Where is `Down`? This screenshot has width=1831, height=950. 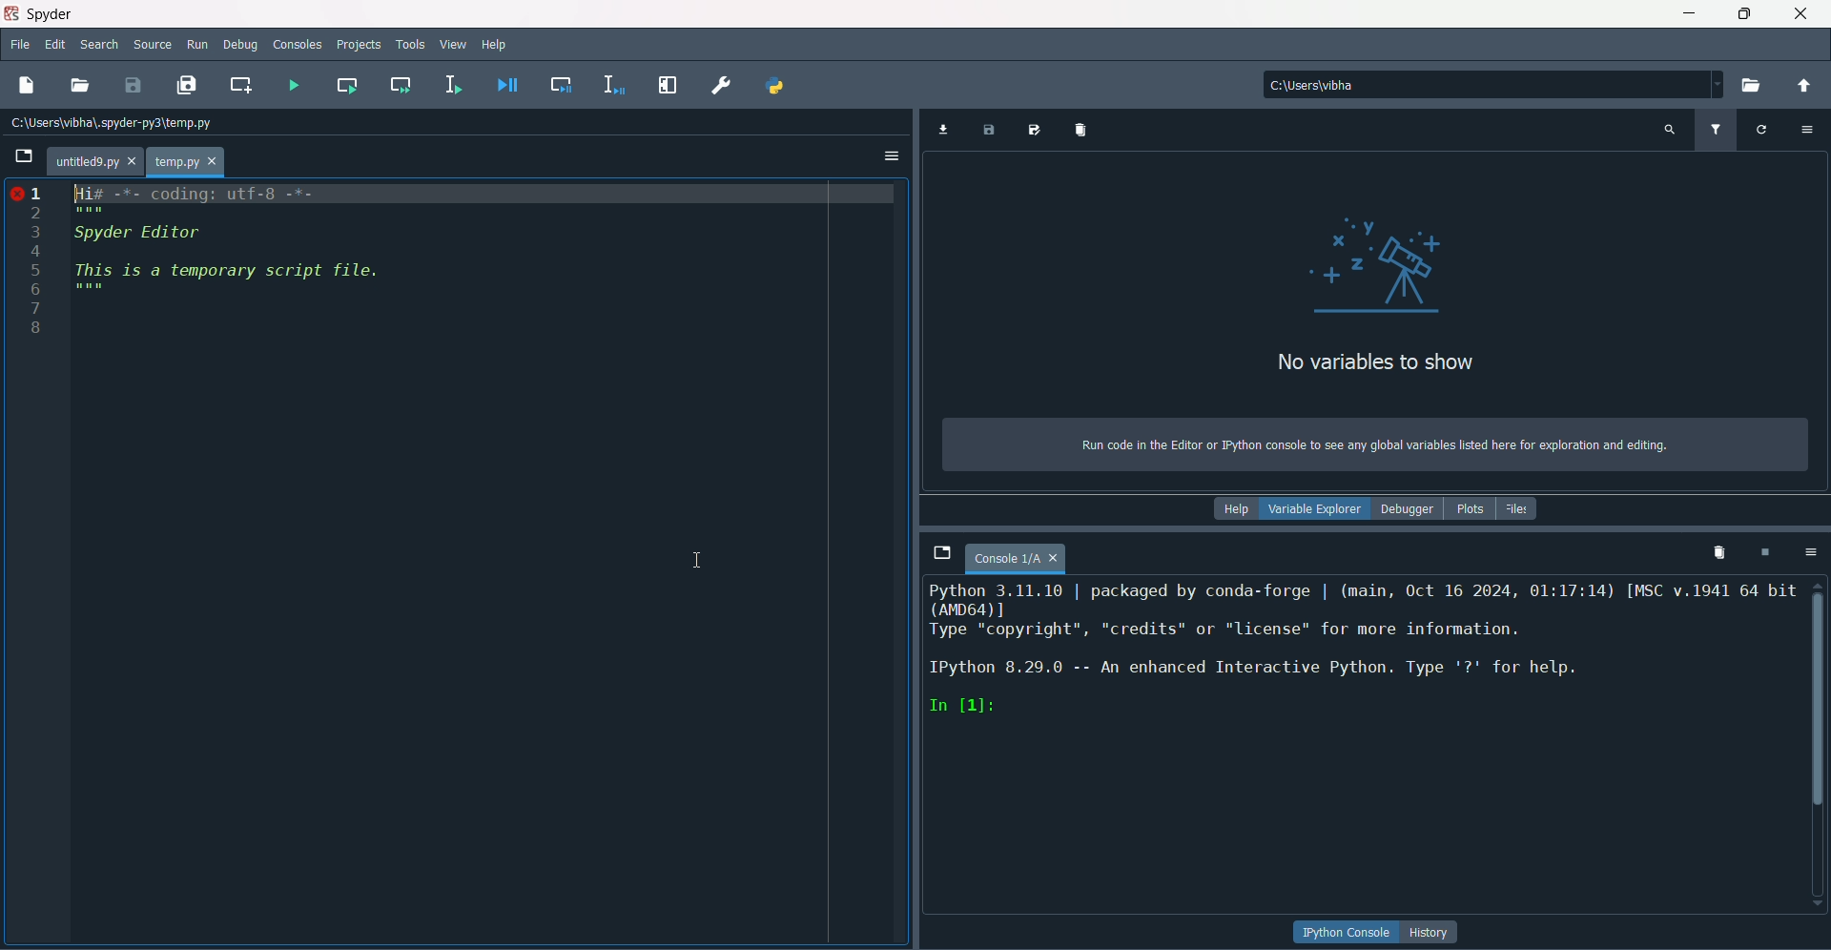 Down is located at coordinates (1812, 893).